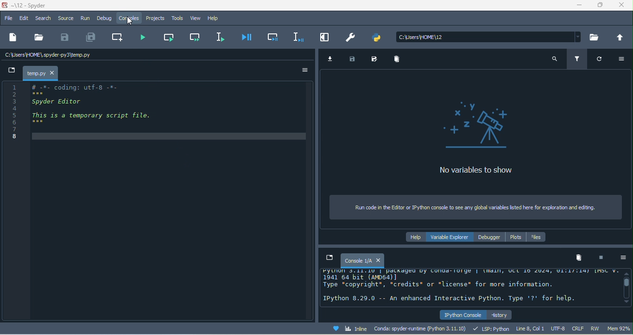 Image resolution: width=633 pixels, height=335 pixels. Describe the element at coordinates (594, 328) in the screenshot. I see `rw` at that location.